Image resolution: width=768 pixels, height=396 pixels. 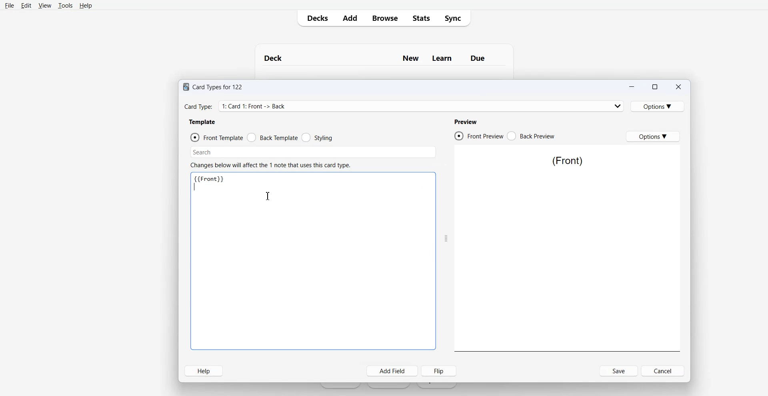 What do you see at coordinates (270, 196) in the screenshot?
I see `Text Cursor` at bounding box center [270, 196].